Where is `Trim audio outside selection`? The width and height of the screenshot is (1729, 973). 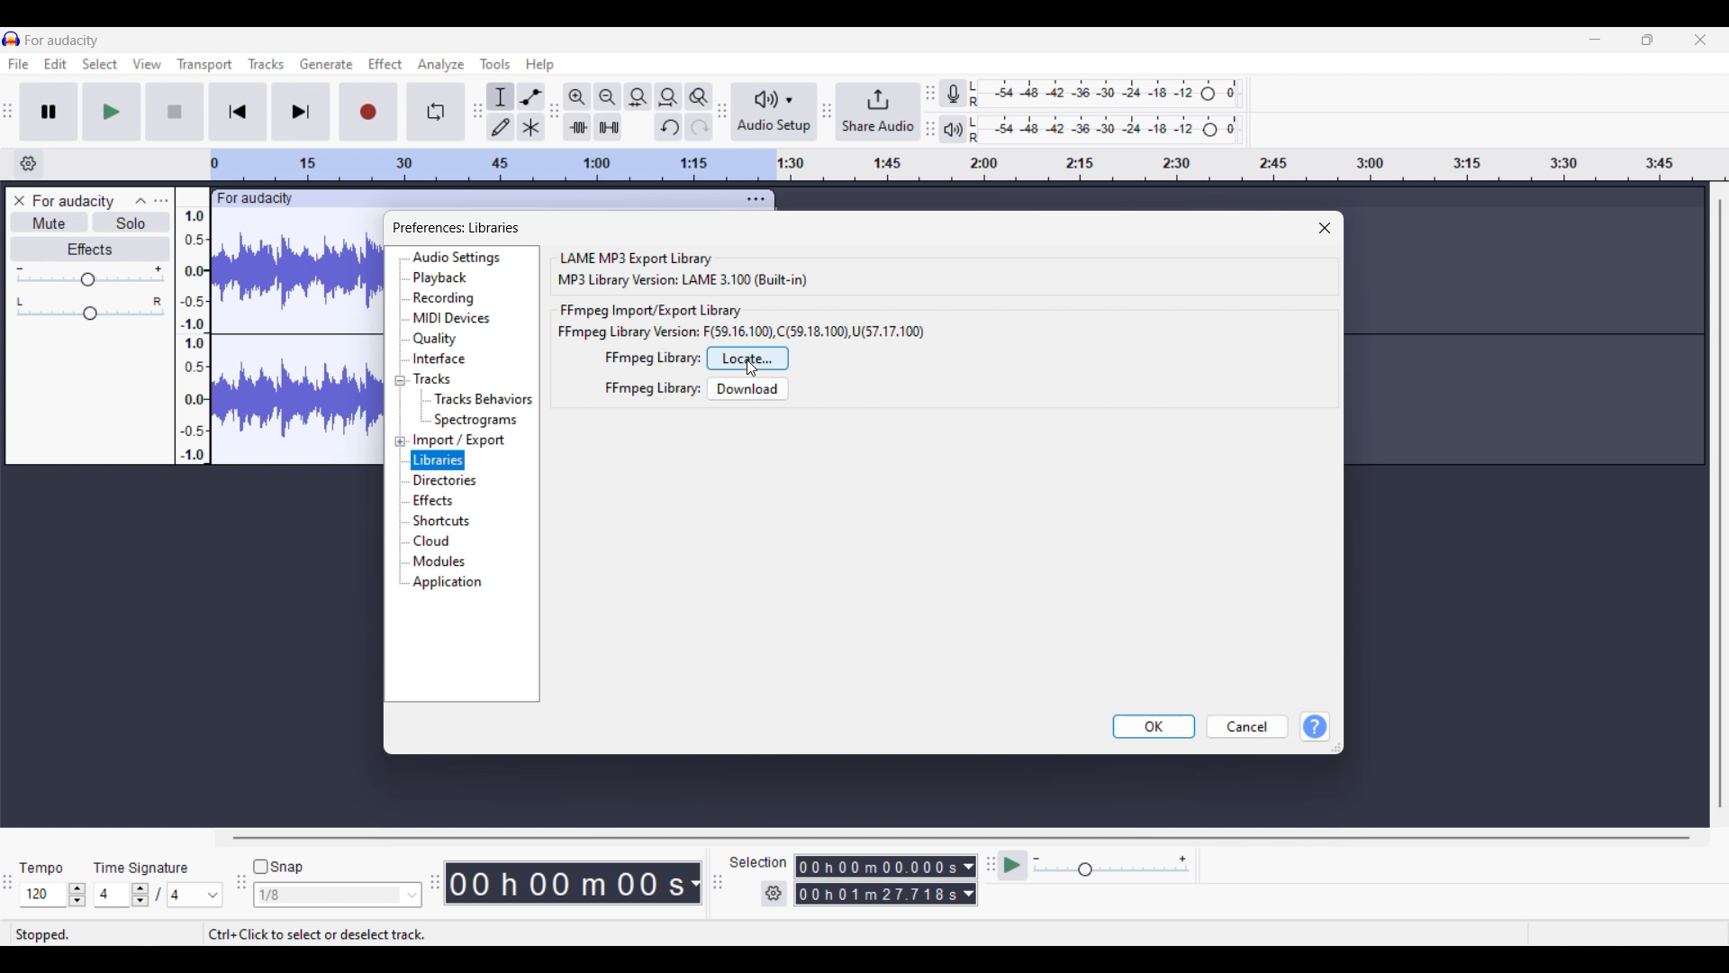
Trim audio outside selection is located at coordinates (577, 127).